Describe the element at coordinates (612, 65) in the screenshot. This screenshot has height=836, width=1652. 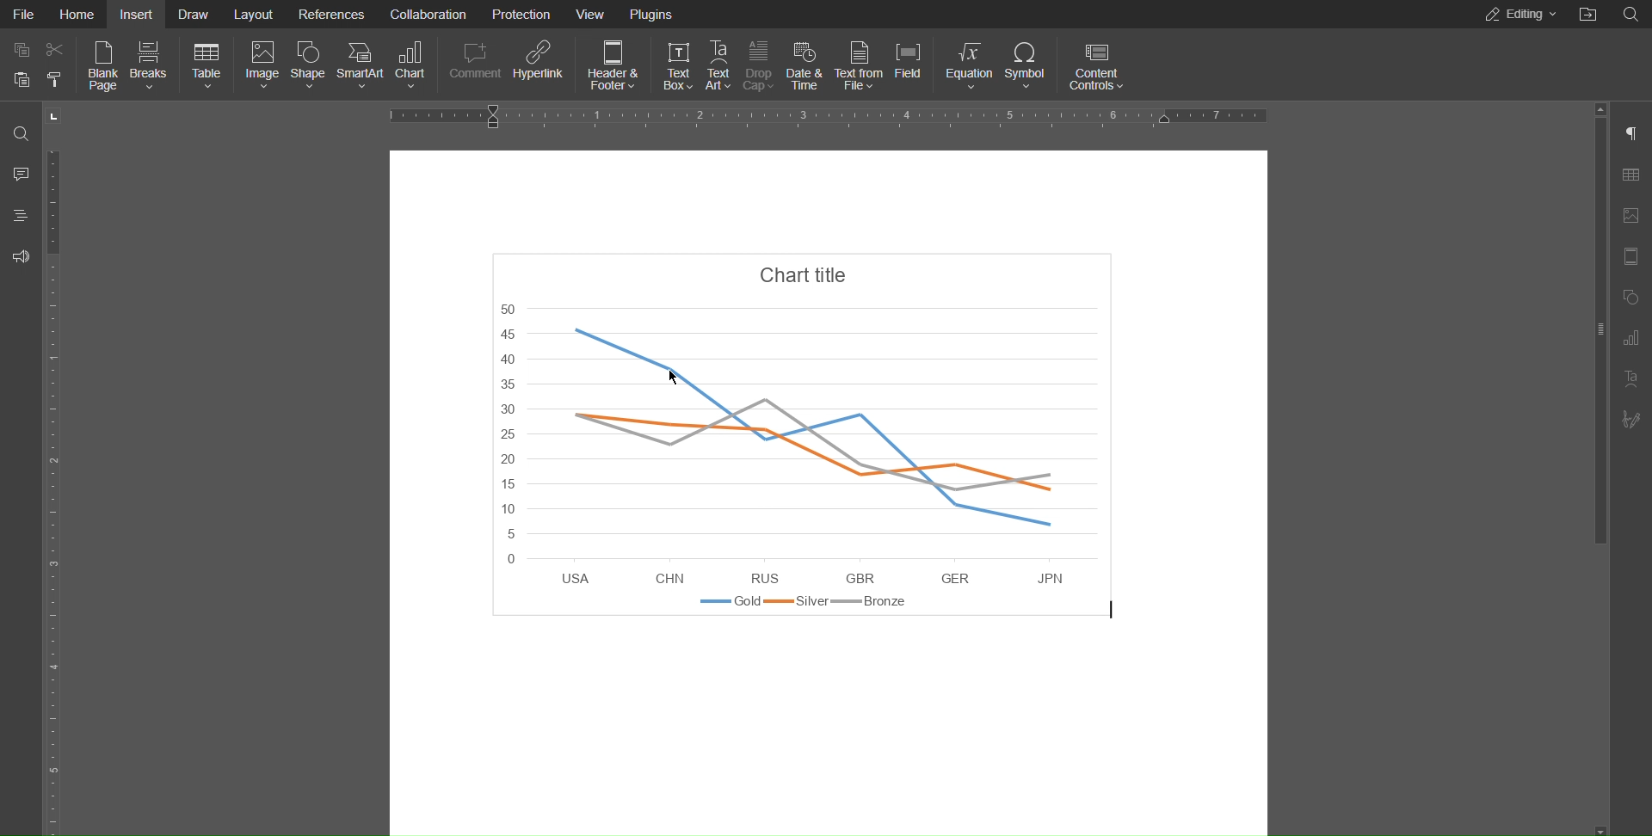
I see `Header and Footer` at that location.